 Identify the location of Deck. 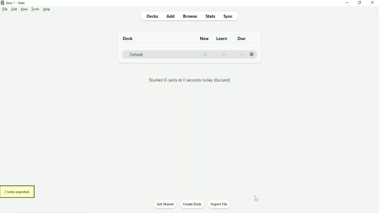
(128, 39).